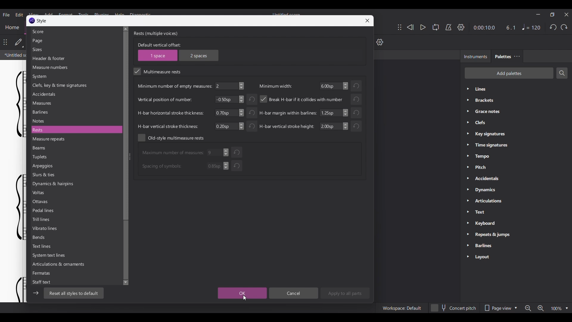 The width and height of the screenshot is (572, 322). Describe the element at coordinates (75, 94) in the screenshot. I see `Accidentals` at that location.